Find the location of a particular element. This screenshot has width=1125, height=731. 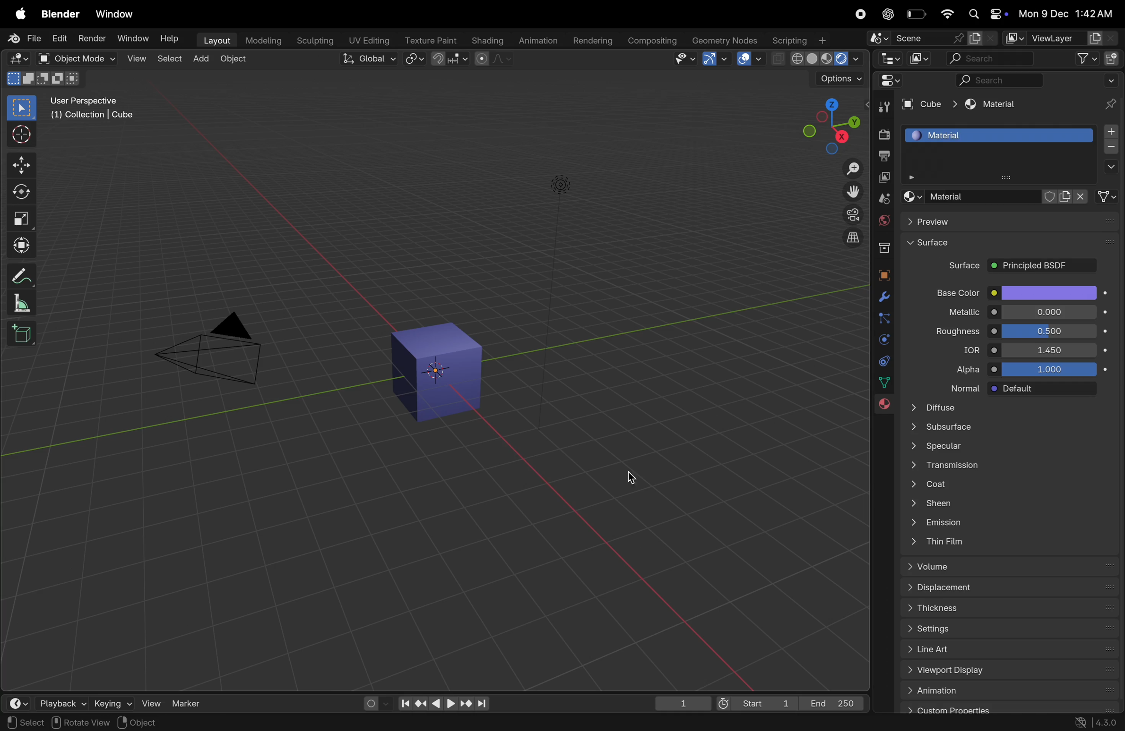

o.oo is located at coordinates (1049, 313).